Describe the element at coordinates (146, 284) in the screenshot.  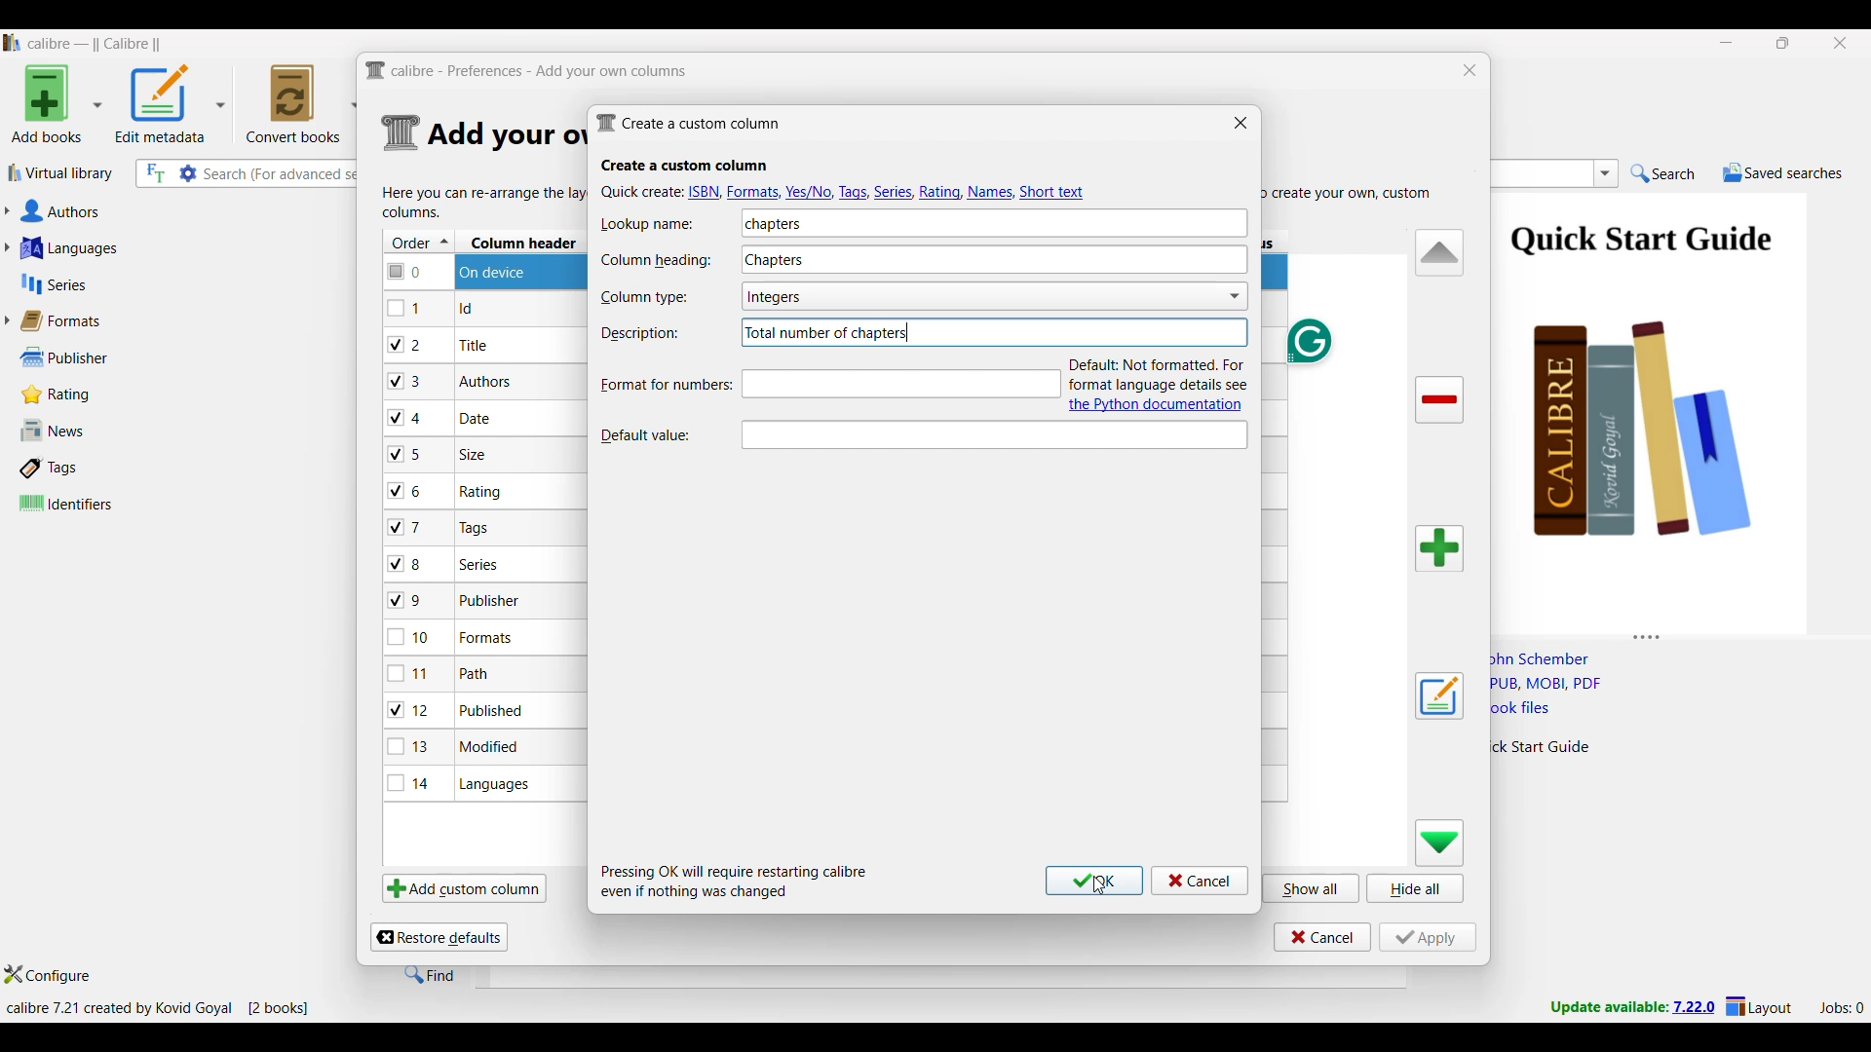
I see `Series` at that location.